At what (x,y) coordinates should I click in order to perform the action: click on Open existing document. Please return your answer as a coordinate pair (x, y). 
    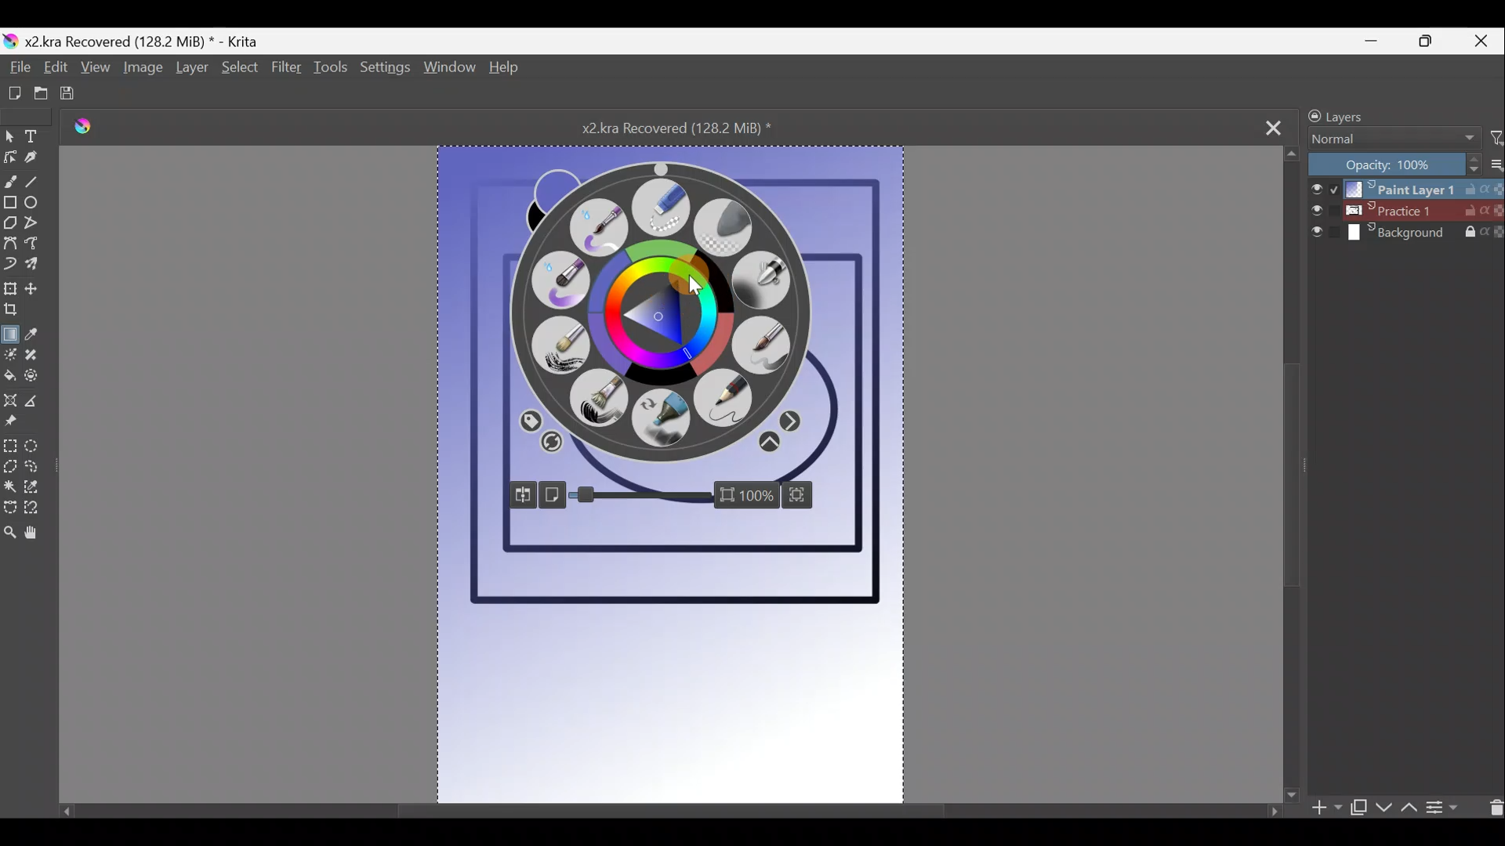
    Looking at the image, I should click on (34, 94).